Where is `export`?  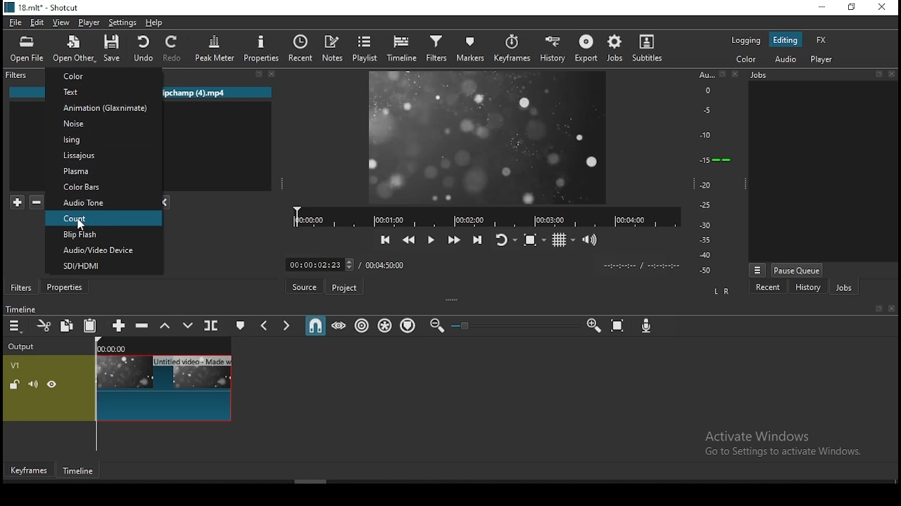
export is located at coordinates (586, 47).